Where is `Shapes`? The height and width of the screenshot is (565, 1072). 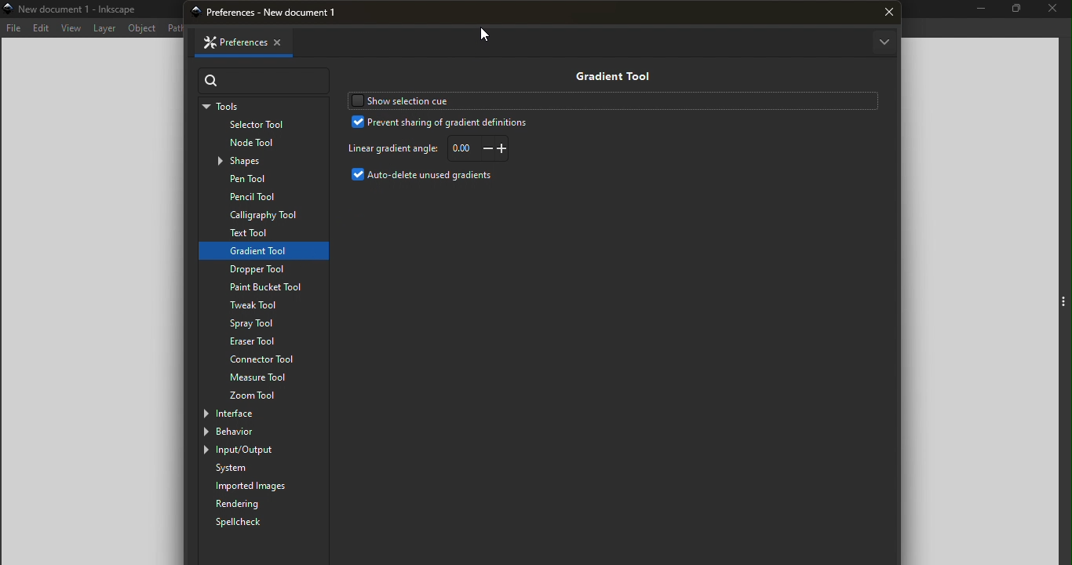 Shapes is located at coordinates (268, 162).